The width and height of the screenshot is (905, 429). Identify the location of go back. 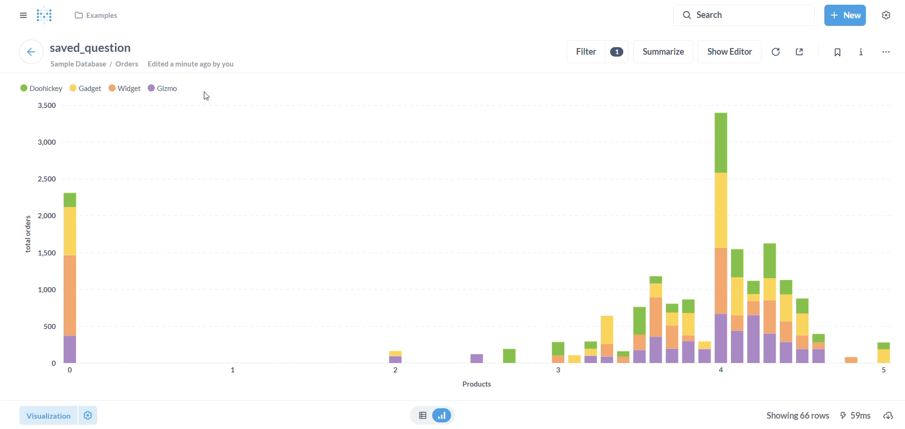
(30, 53).